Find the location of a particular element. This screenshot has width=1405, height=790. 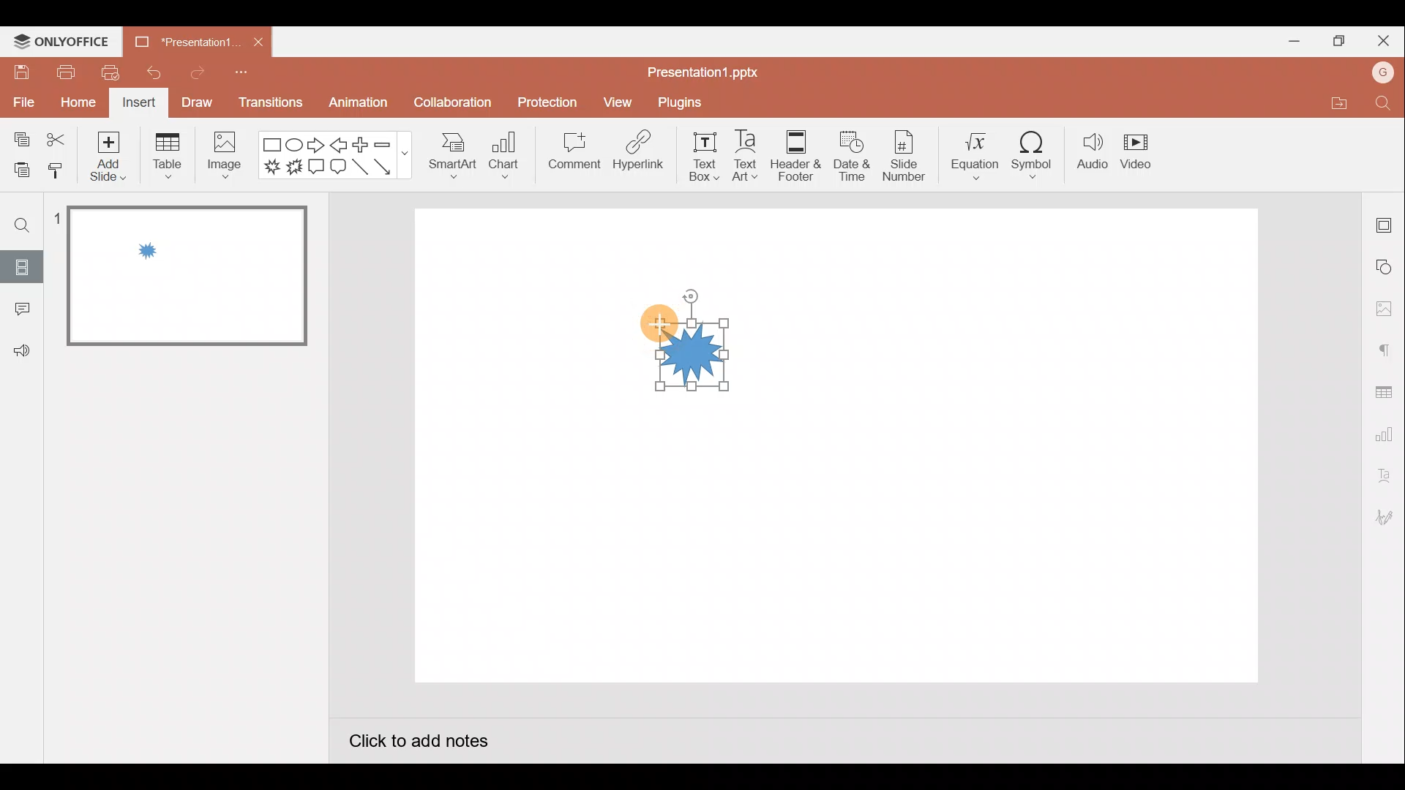

Redo is located at coordinates (192, 73).